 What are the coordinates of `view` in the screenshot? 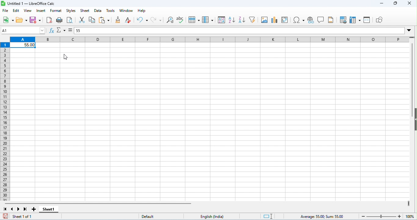 It's located at (28, 11).